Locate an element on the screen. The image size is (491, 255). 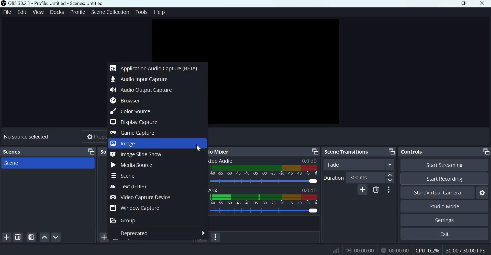
Scenes is located at coordinates (14, 152).